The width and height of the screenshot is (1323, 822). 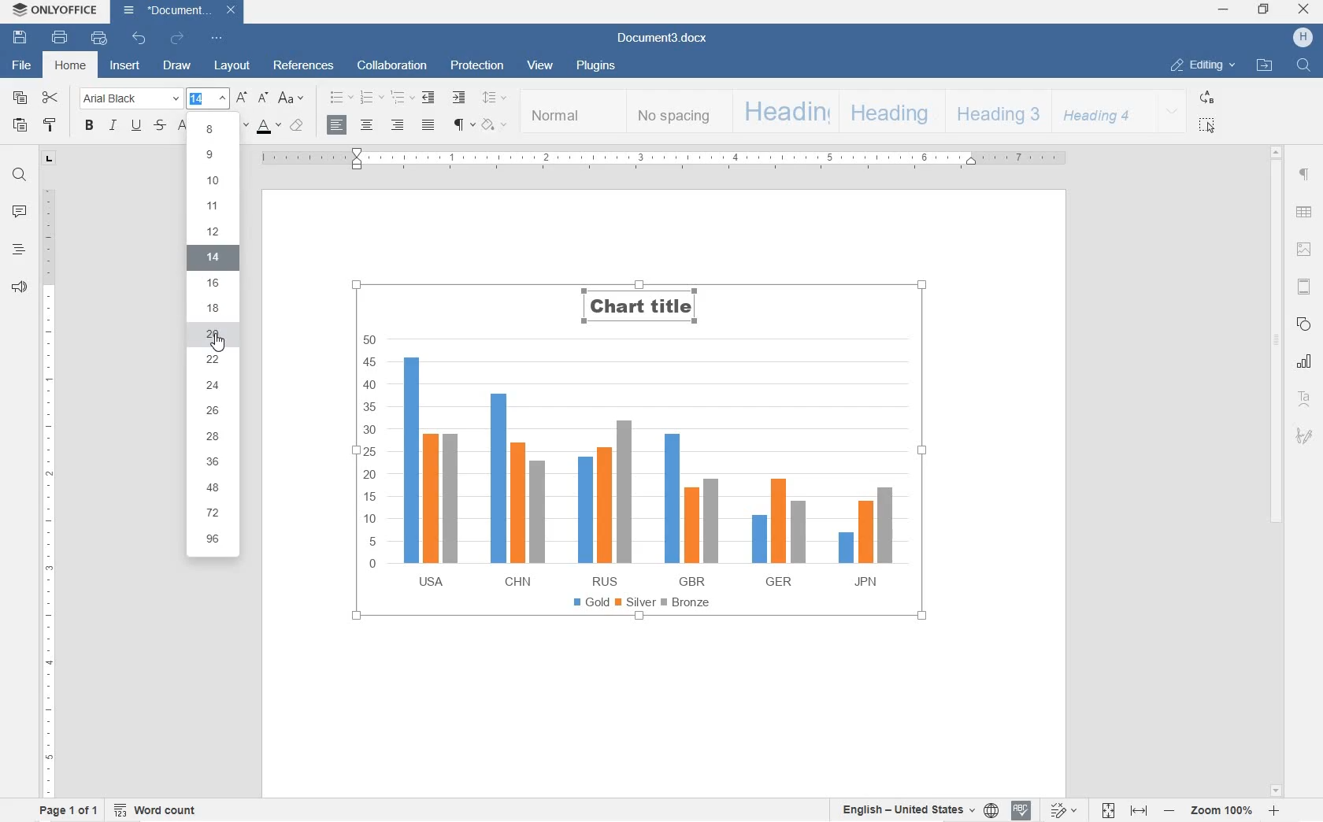 What do you see at coordinates (1303, 361) in the screenshot?
I see `CHART` at bounding box center [1303, 361].